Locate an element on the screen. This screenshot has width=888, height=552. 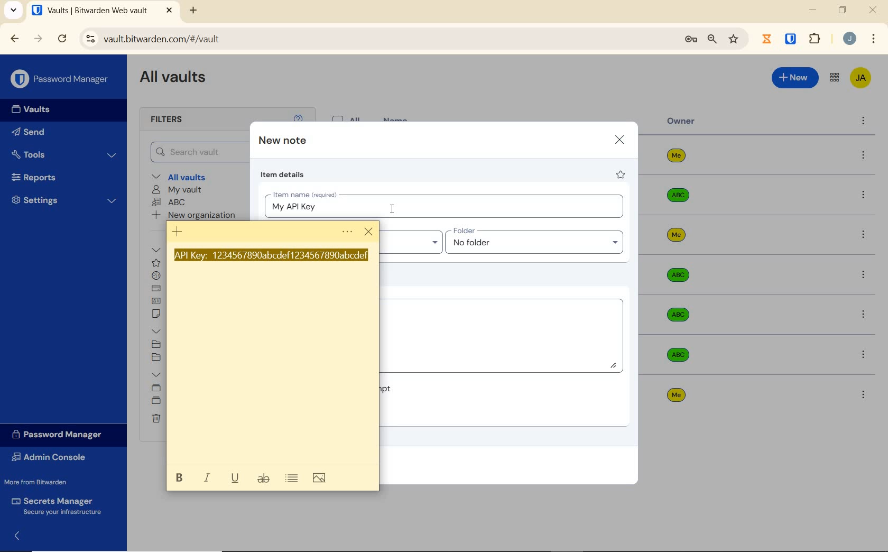
Menu is located at coordinates (347, 233).